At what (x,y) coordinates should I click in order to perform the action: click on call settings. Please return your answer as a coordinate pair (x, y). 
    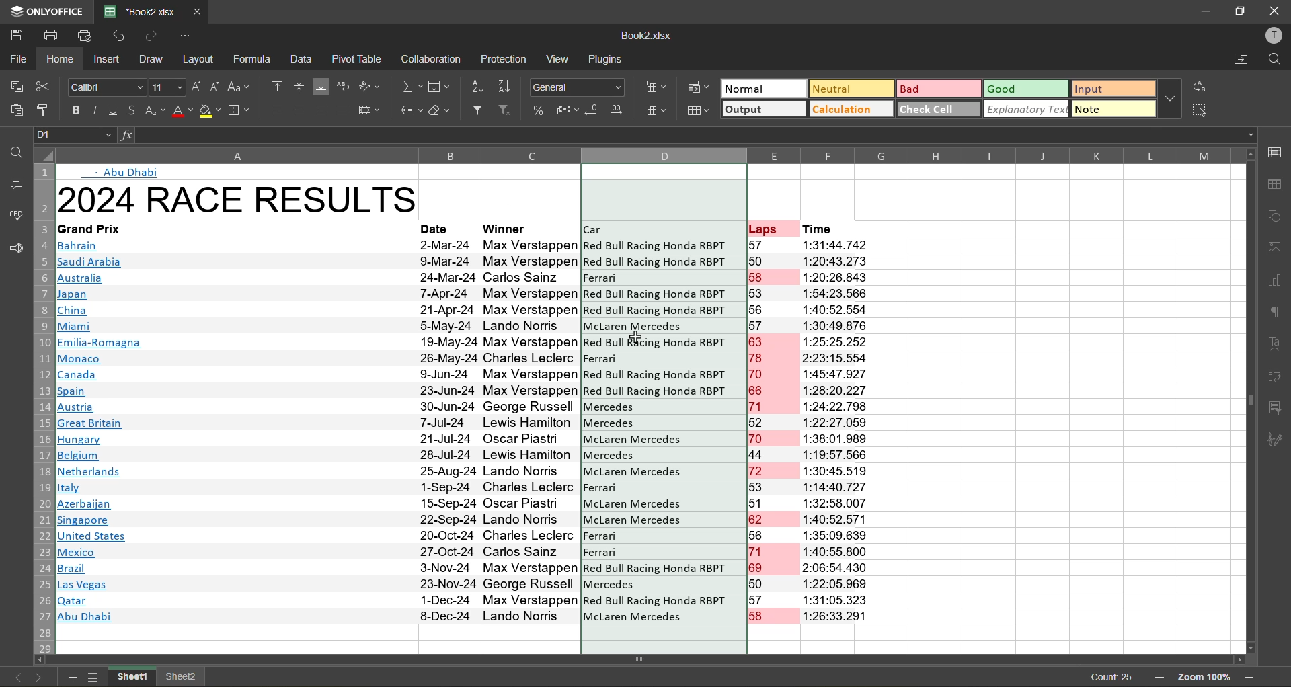
    Looking at the image, I should click on (1278, 149).